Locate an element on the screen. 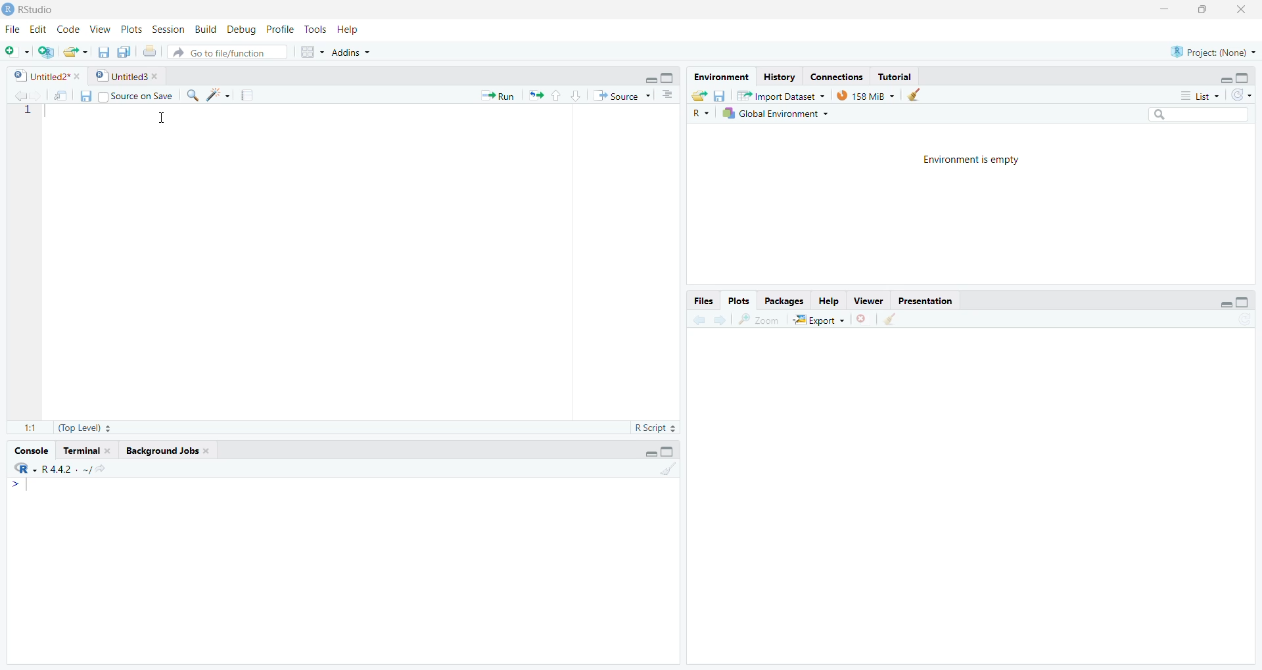 This screenshot has height=670, width=1262. find replace is located at coordinates (191, 95).